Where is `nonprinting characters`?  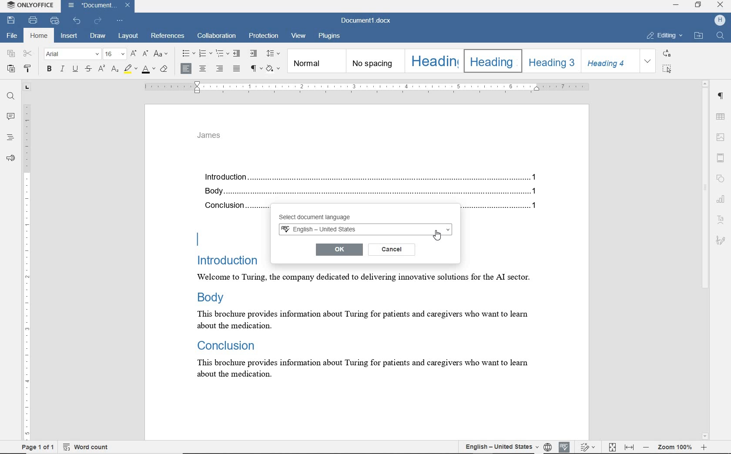 nonprinting characters is located at coordinates (255, 68).